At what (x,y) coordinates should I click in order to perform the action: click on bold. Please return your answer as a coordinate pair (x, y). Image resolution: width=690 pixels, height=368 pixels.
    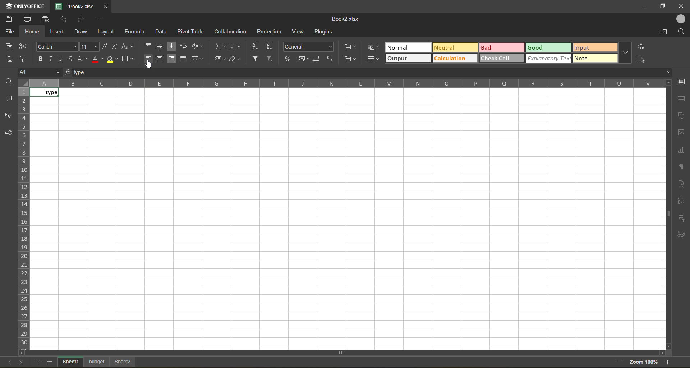
    Looking at the image, I should click on (42, 59).